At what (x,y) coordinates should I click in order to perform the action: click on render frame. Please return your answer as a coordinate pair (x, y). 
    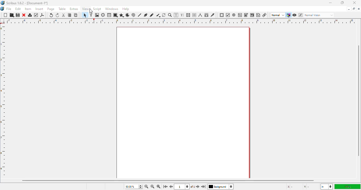
    Looking at the image, I should click on (103, 15).